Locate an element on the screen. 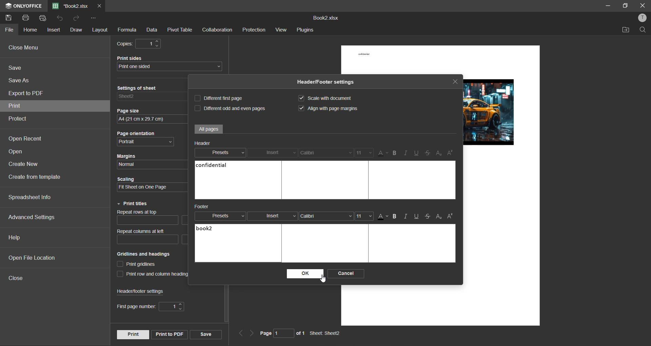 The height and width of the screenshot is (346, 651). quick print is located at coordinates (45, 19).